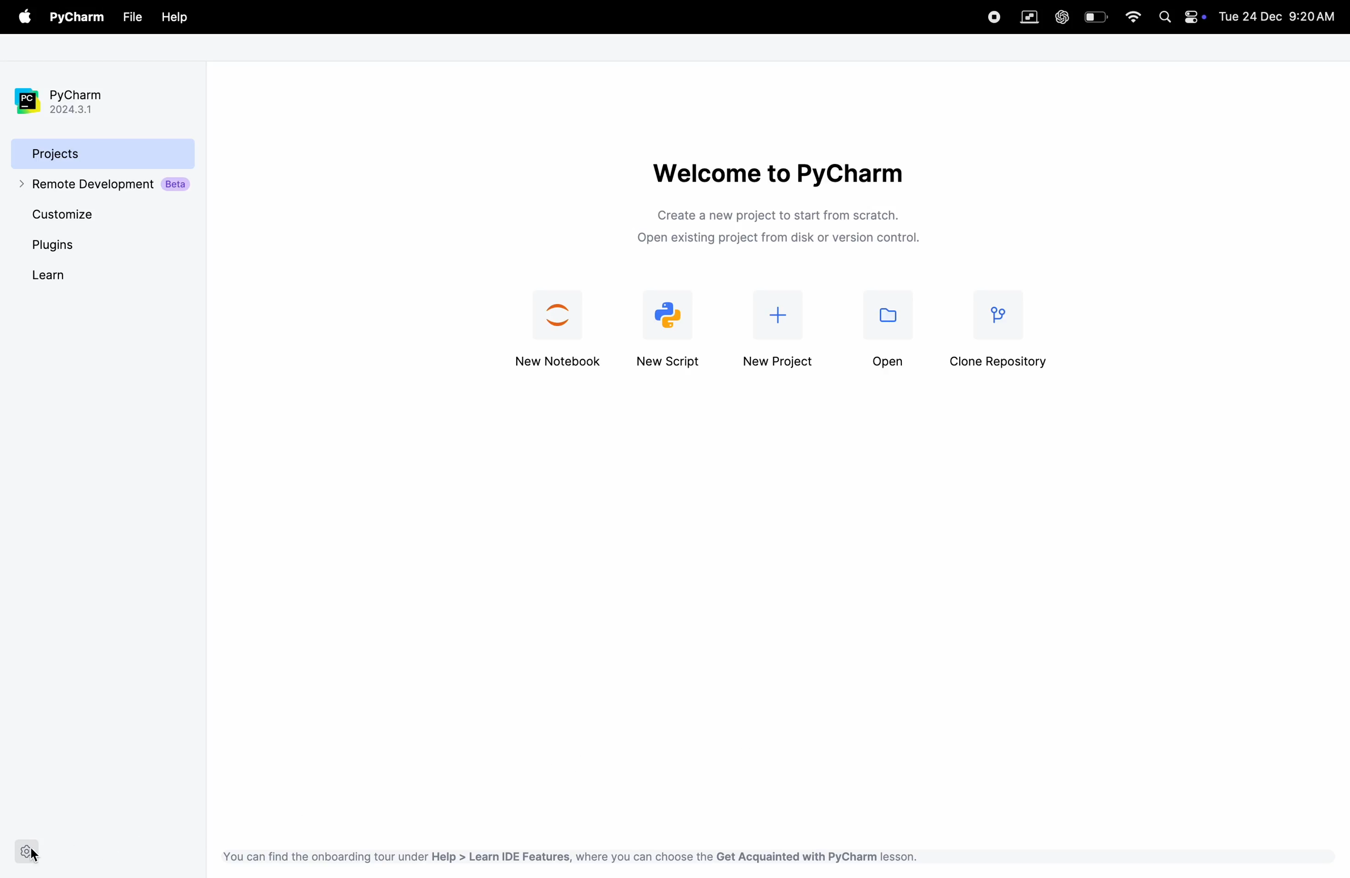 This screenshot has width=1350, height=878. Describe the element at coordinates (27, 852) in the screenshot. I see `settings` at that location.